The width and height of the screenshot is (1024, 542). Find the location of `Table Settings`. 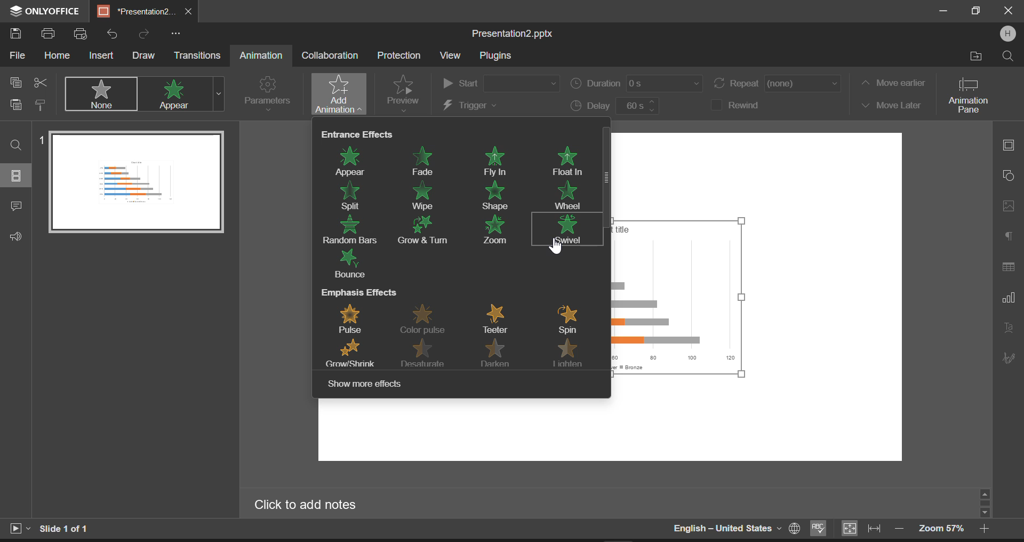

Table Settings is located at coordinates (1009, 267).